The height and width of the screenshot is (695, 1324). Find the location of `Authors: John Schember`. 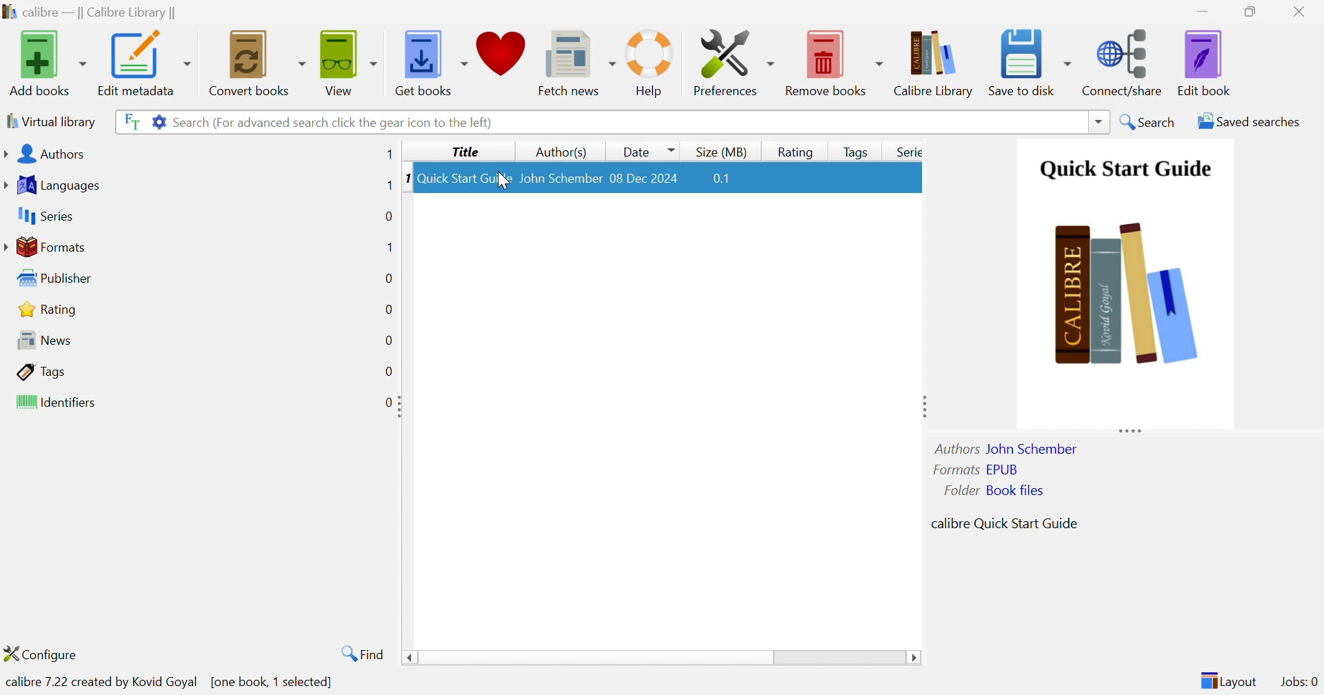

Authors: John Schember is located at coordinates (1008, 447).